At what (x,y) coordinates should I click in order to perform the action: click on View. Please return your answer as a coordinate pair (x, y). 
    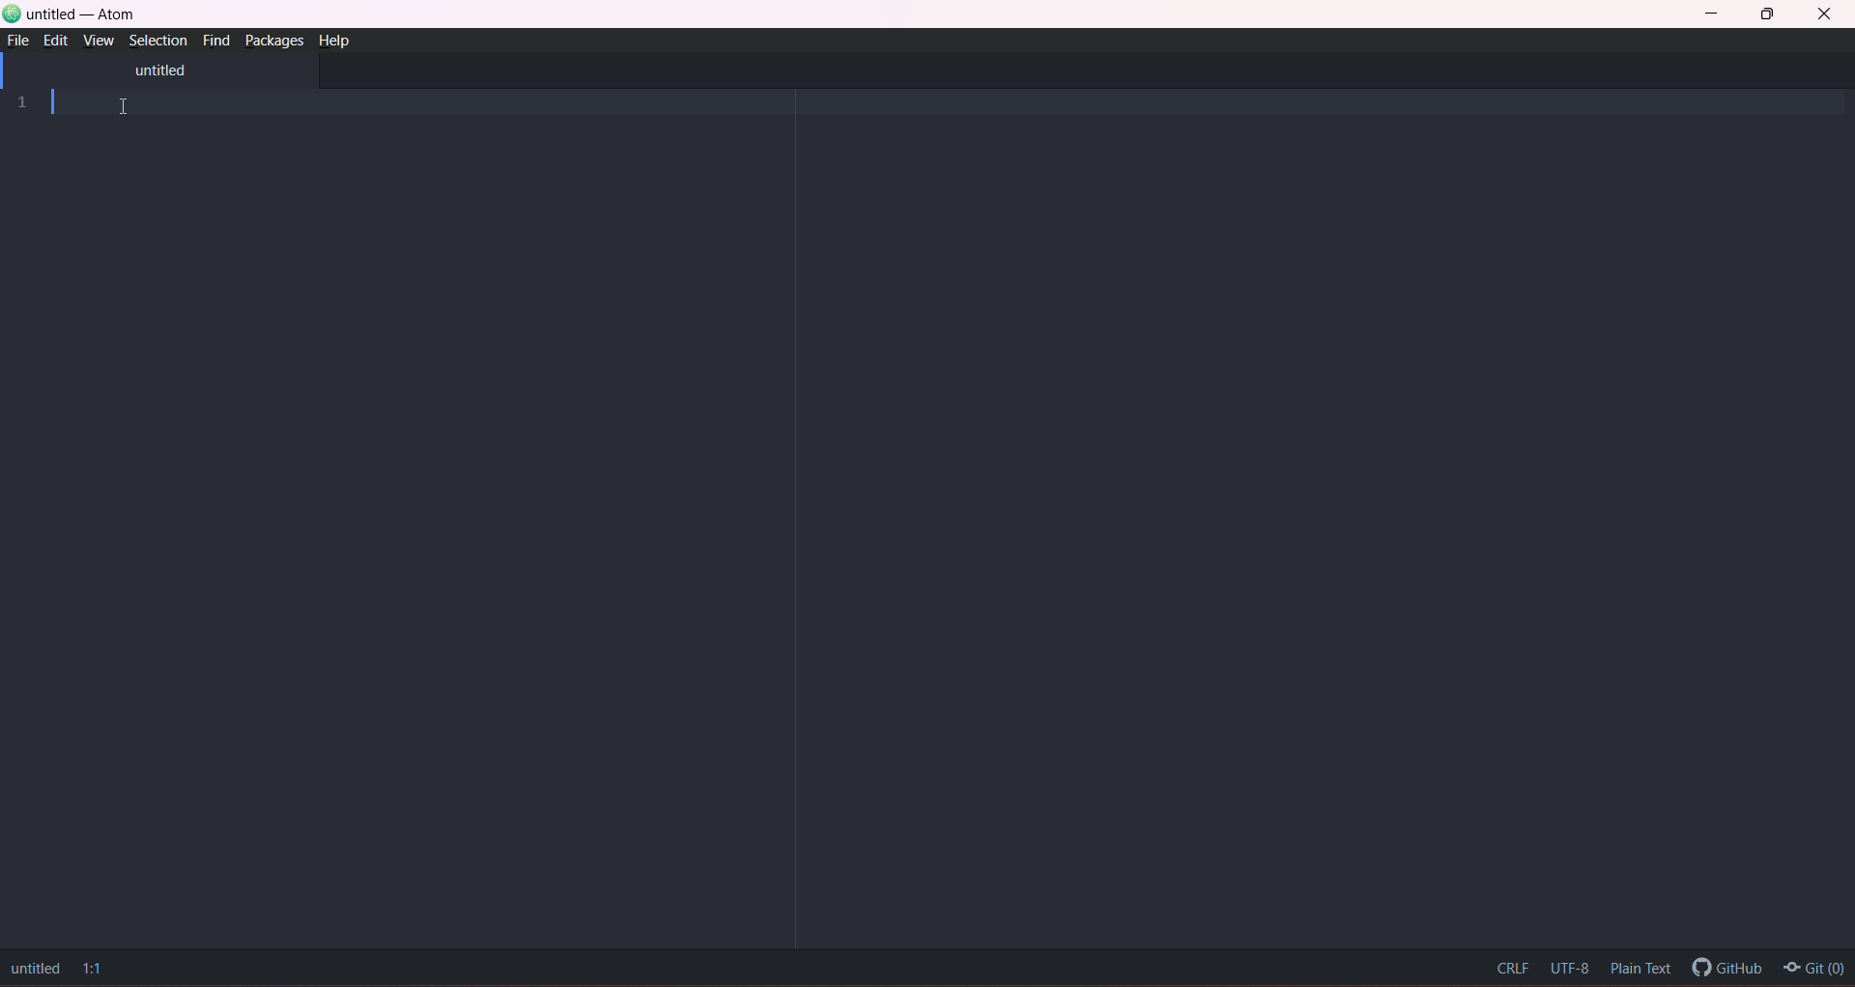
    Looking at the image, I should click on (99, 41).